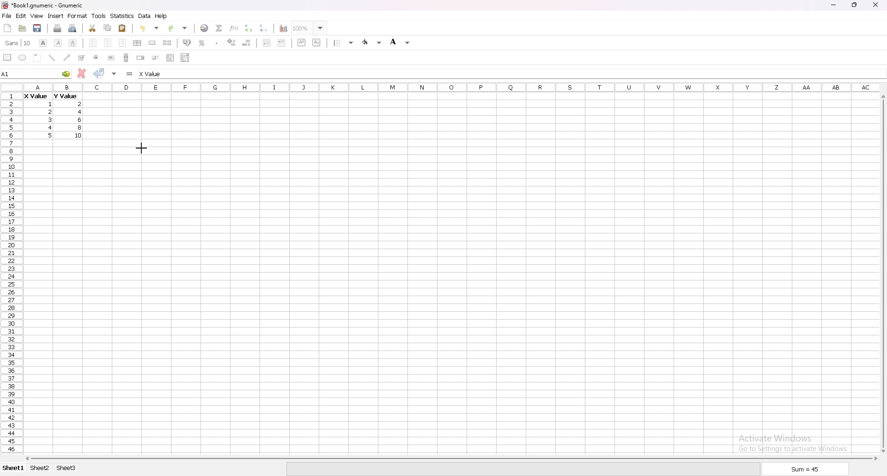 Image resolution: width=887 pixels, height=476 pixels. What do you see at coordinates (43, 43) in the screenshot?
I see `bold` at bounding box center [43, 43].